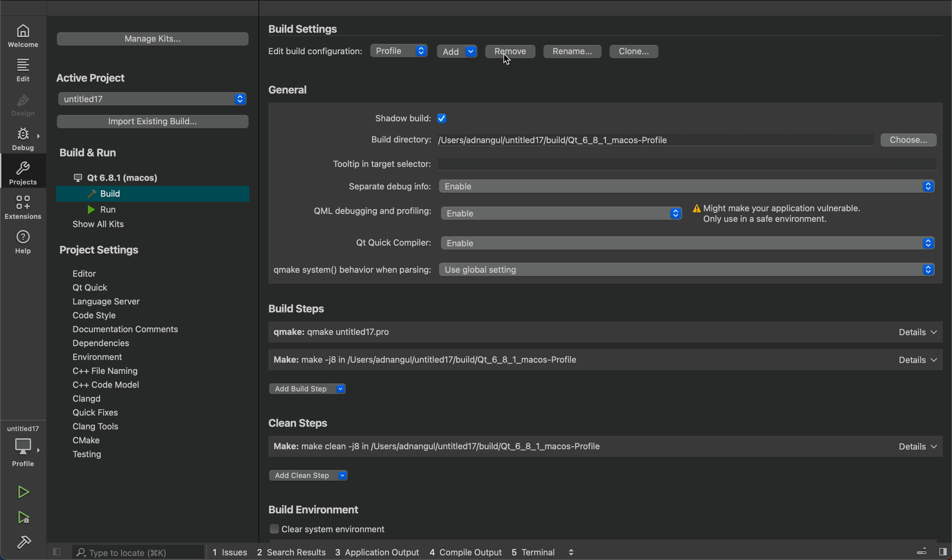 The image size is (952, 560). I want to click on clangd, so click(94, 399).